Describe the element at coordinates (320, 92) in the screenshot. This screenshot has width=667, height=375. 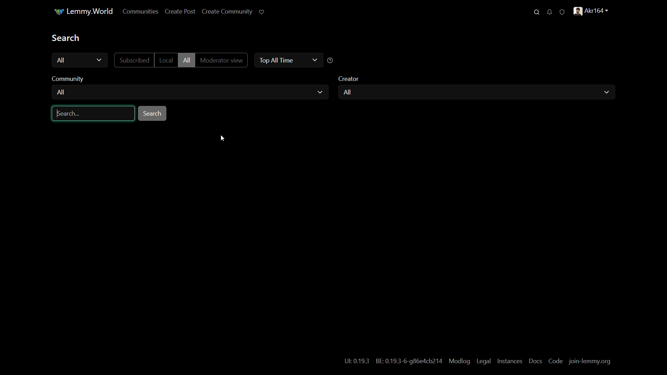
I see `dropdown` at that location.